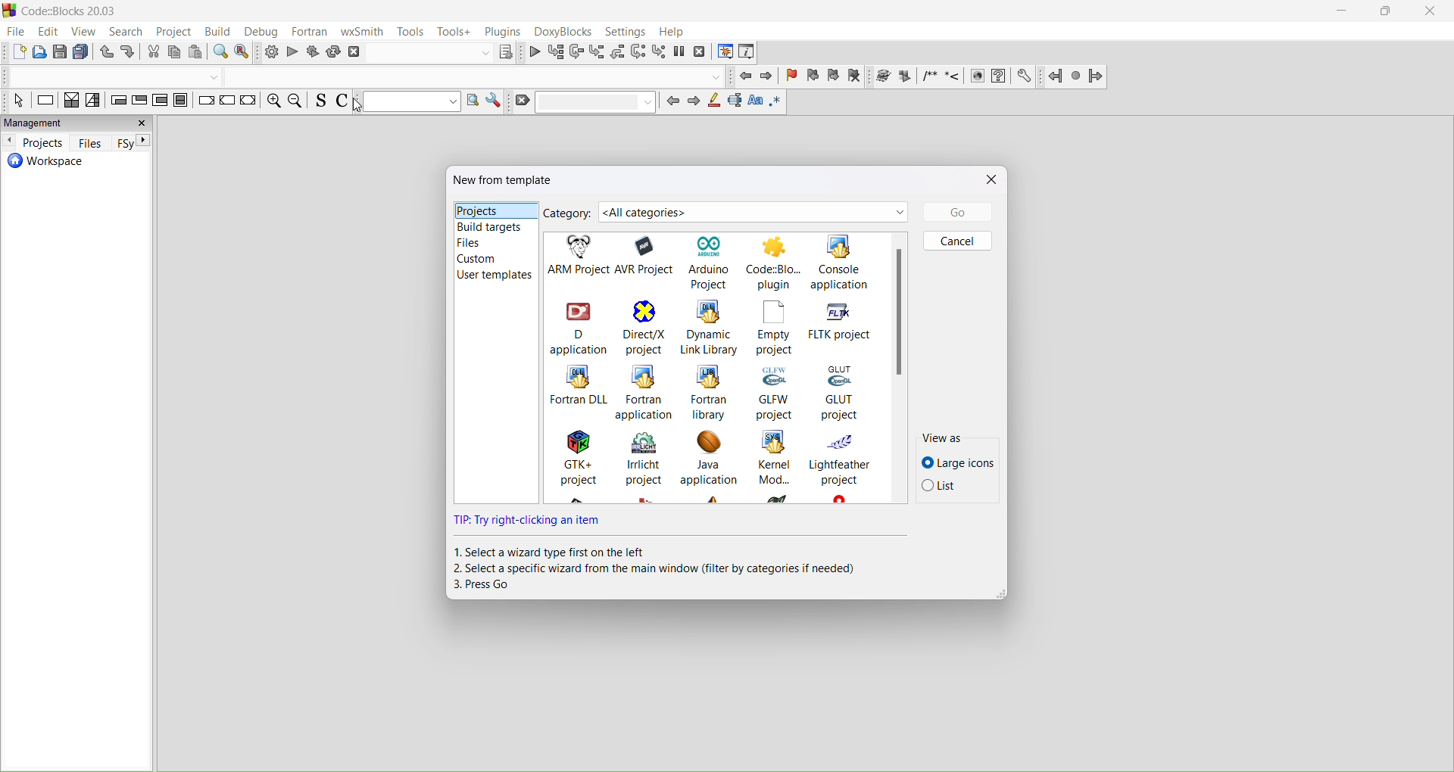  What do you see at coordinates (16, 100) in the screenshot?
I see `select` at bounding box center [16, 100].